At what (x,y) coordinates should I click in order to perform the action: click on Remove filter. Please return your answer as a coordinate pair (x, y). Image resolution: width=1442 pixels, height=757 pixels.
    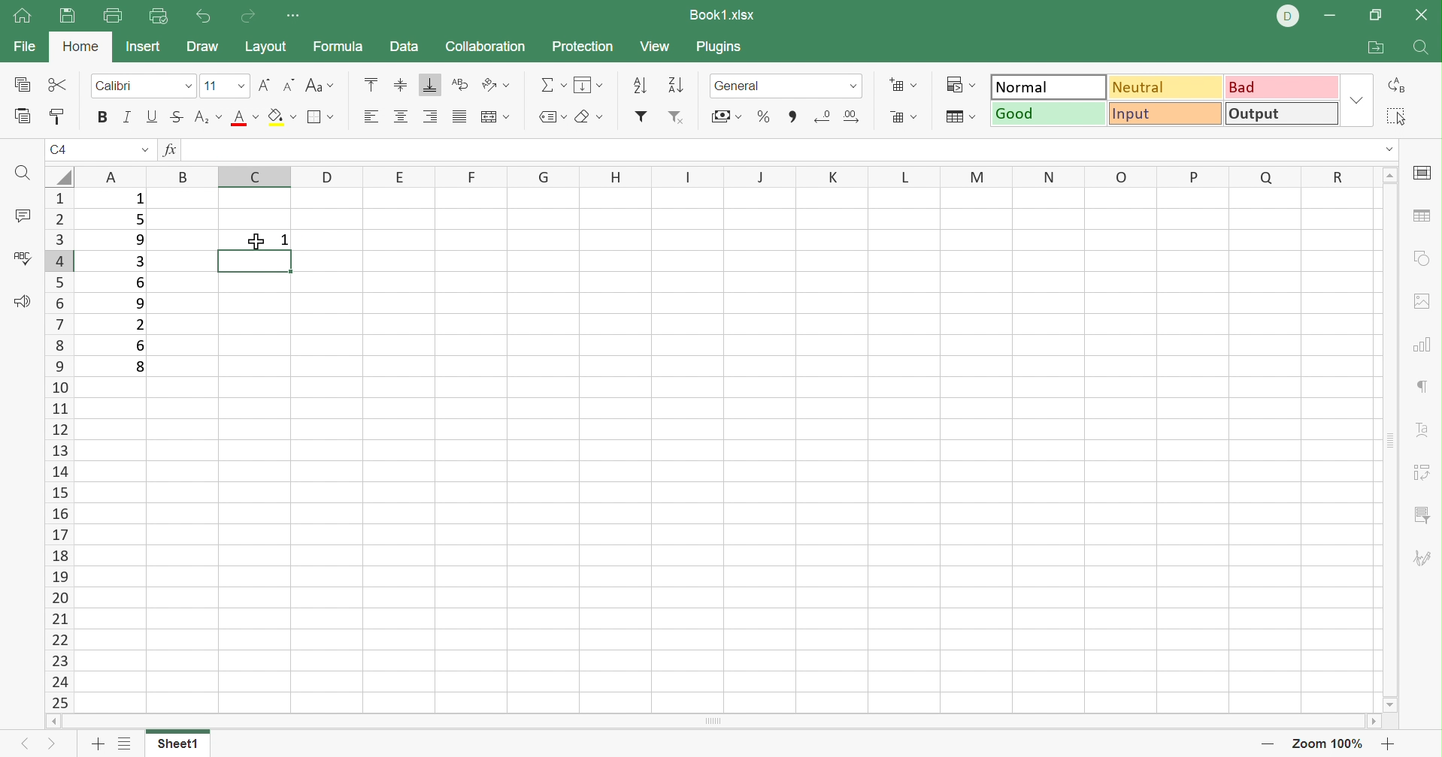
    Looking at the image, I should click on (676, 119).